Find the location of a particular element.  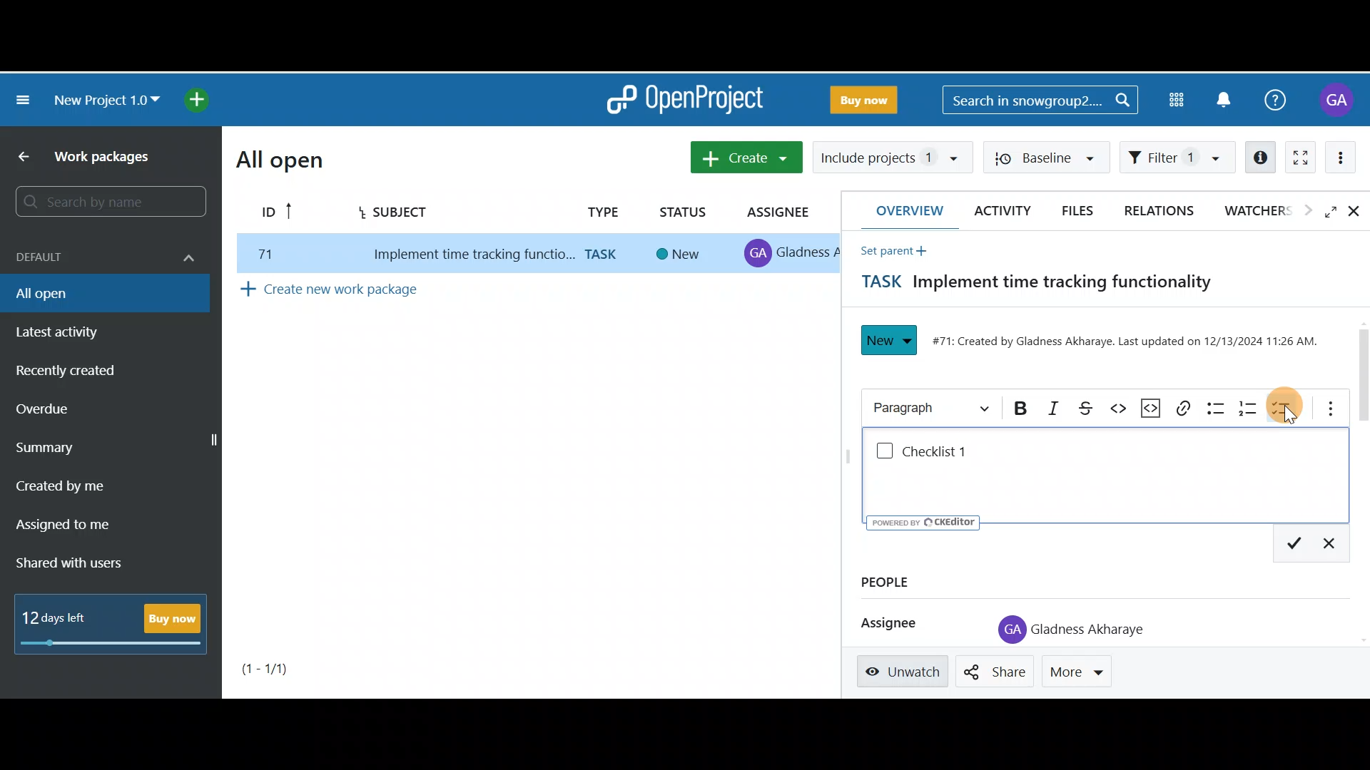

ID is located at coordinates (273, 213).